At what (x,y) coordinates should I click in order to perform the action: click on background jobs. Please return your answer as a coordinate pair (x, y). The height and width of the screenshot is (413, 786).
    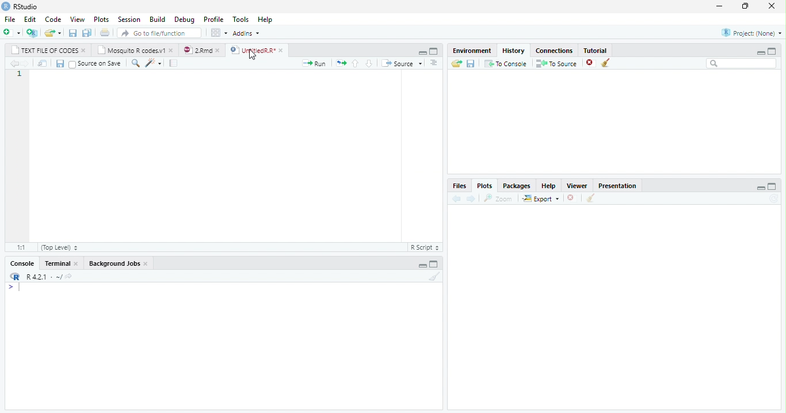
    Looking at the image, I should click on (114, 263).